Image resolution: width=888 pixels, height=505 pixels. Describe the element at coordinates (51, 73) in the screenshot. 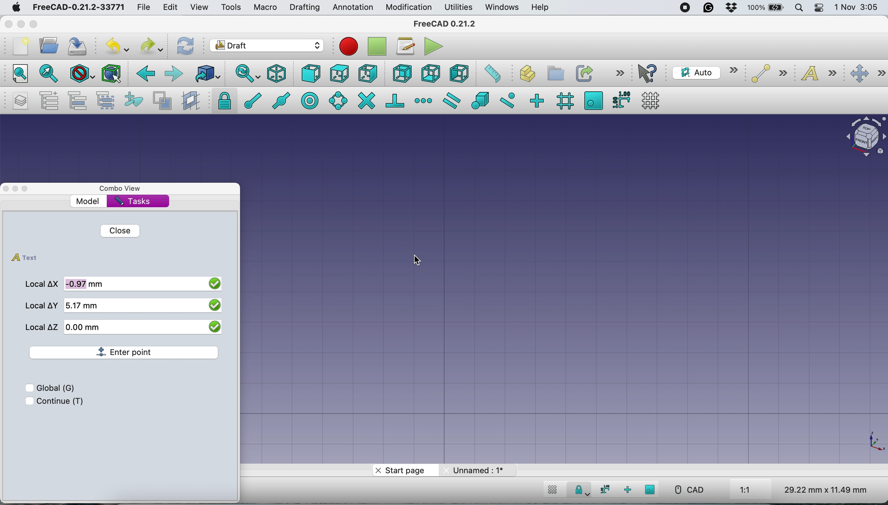

I see `fit selection` at that location.